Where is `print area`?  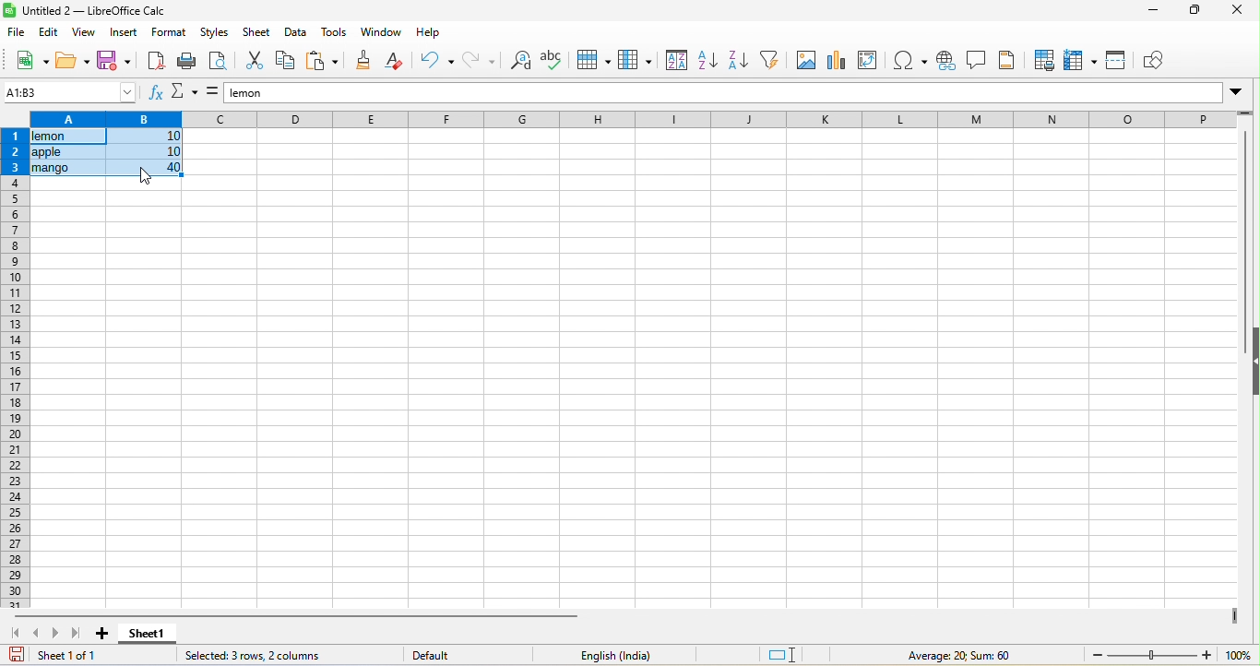 print area is located at coordinates (1044, 61).